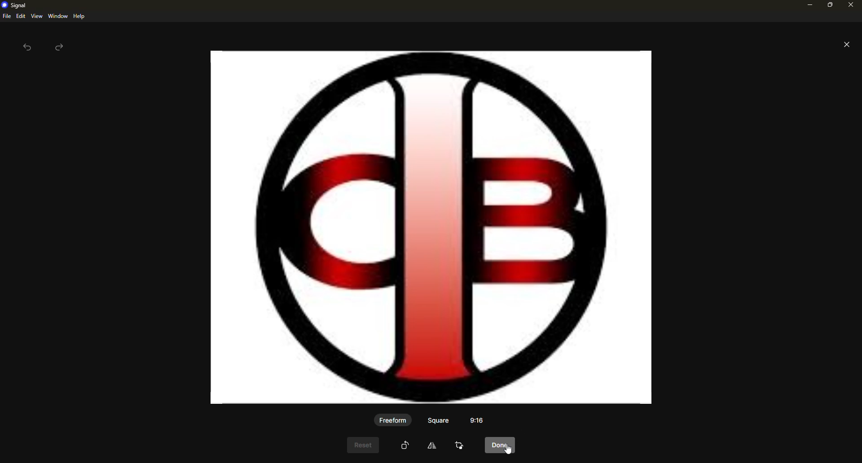  What do you see at coordinates (60, 47) in the screenshot?
I see `forward` at bounding box center [60, 47].